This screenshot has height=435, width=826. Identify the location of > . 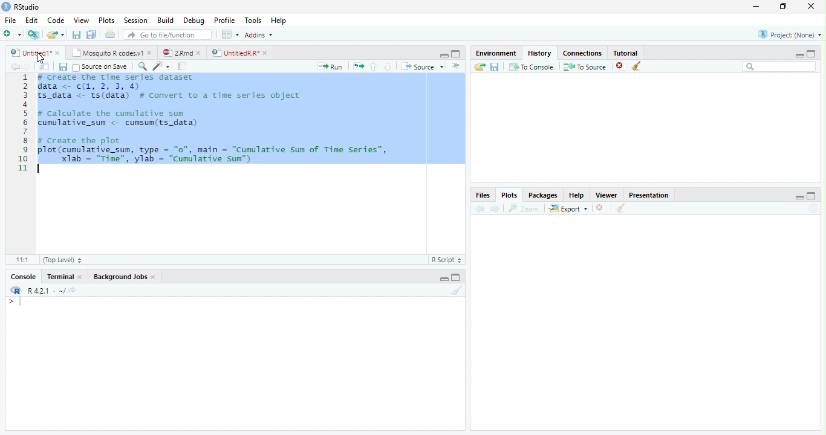
(12, 301).